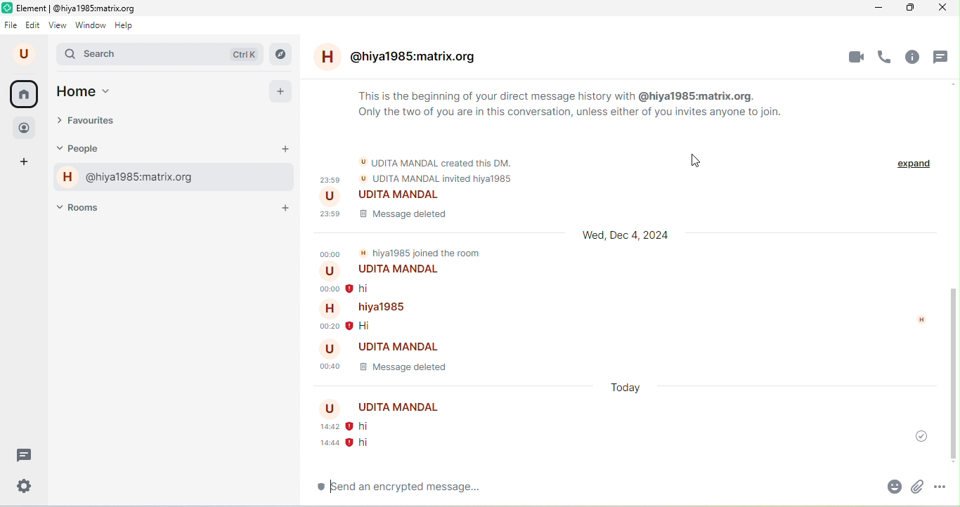 Image resolution: width=960 pixels, height=507 pixels. I want to click on udita mandal invited hiya1985, so click(434, 177).